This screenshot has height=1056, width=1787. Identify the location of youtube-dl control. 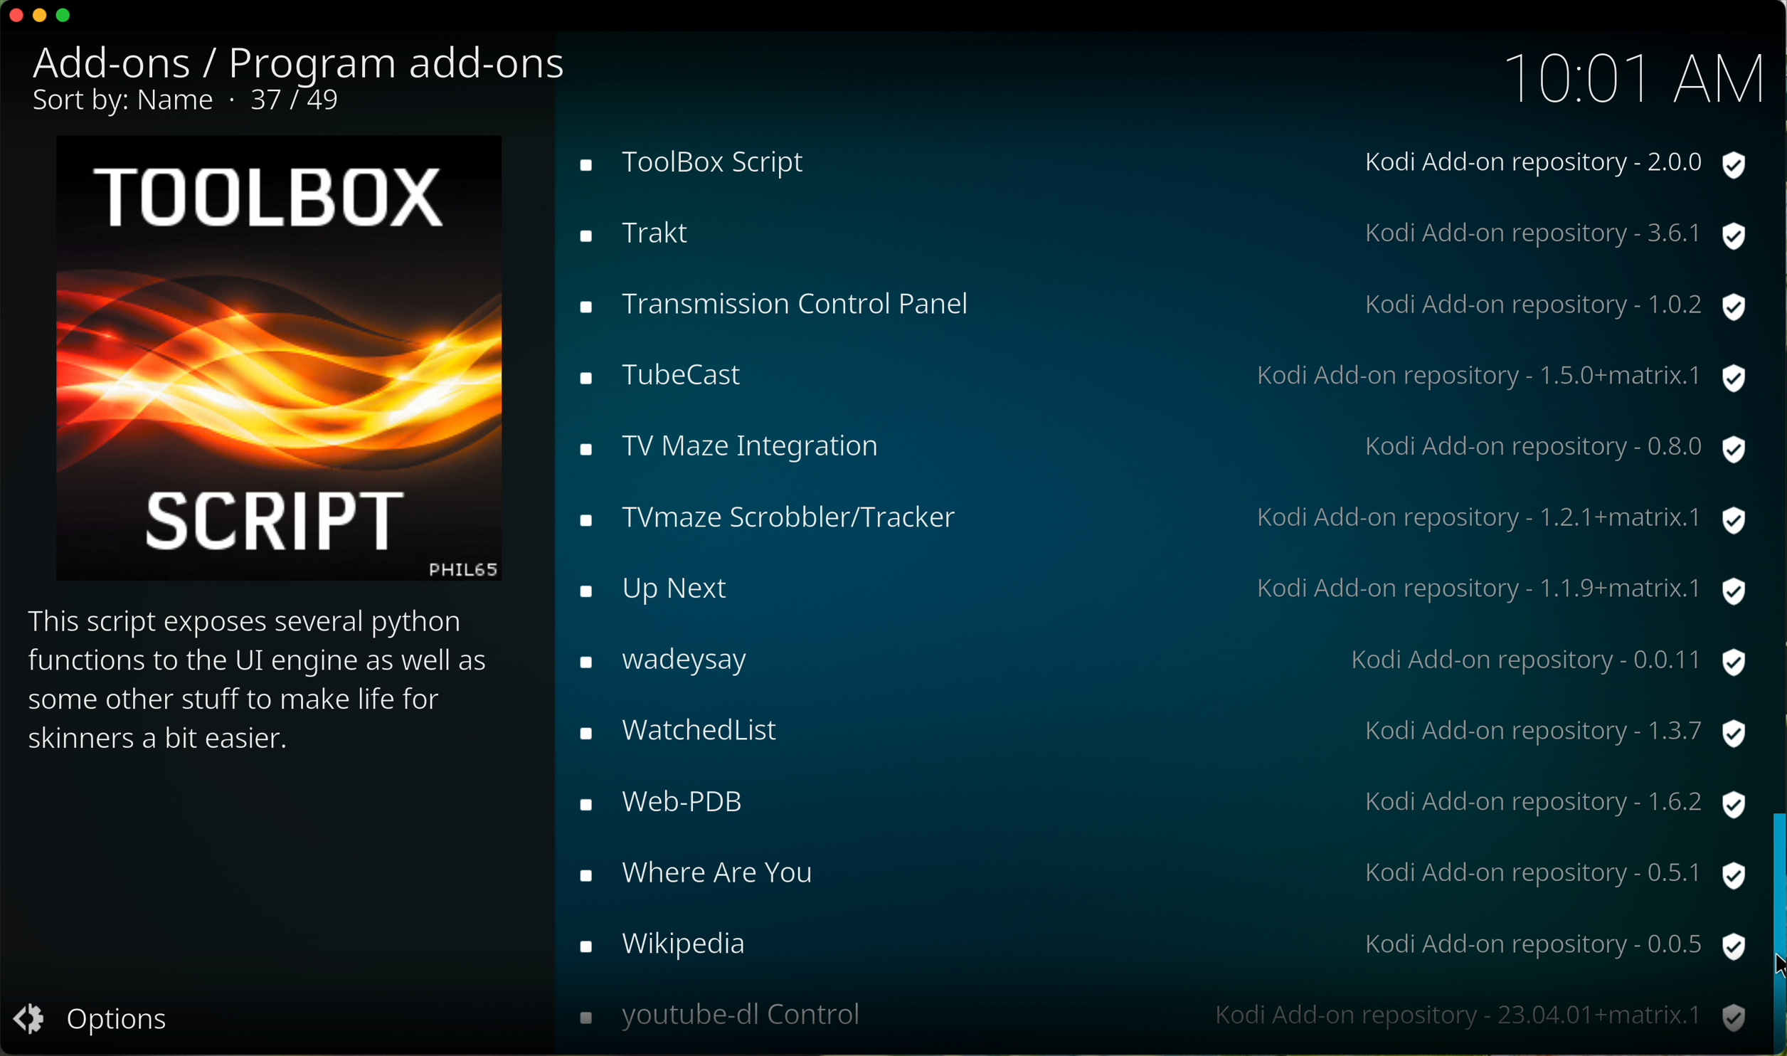
(1159, 1015).